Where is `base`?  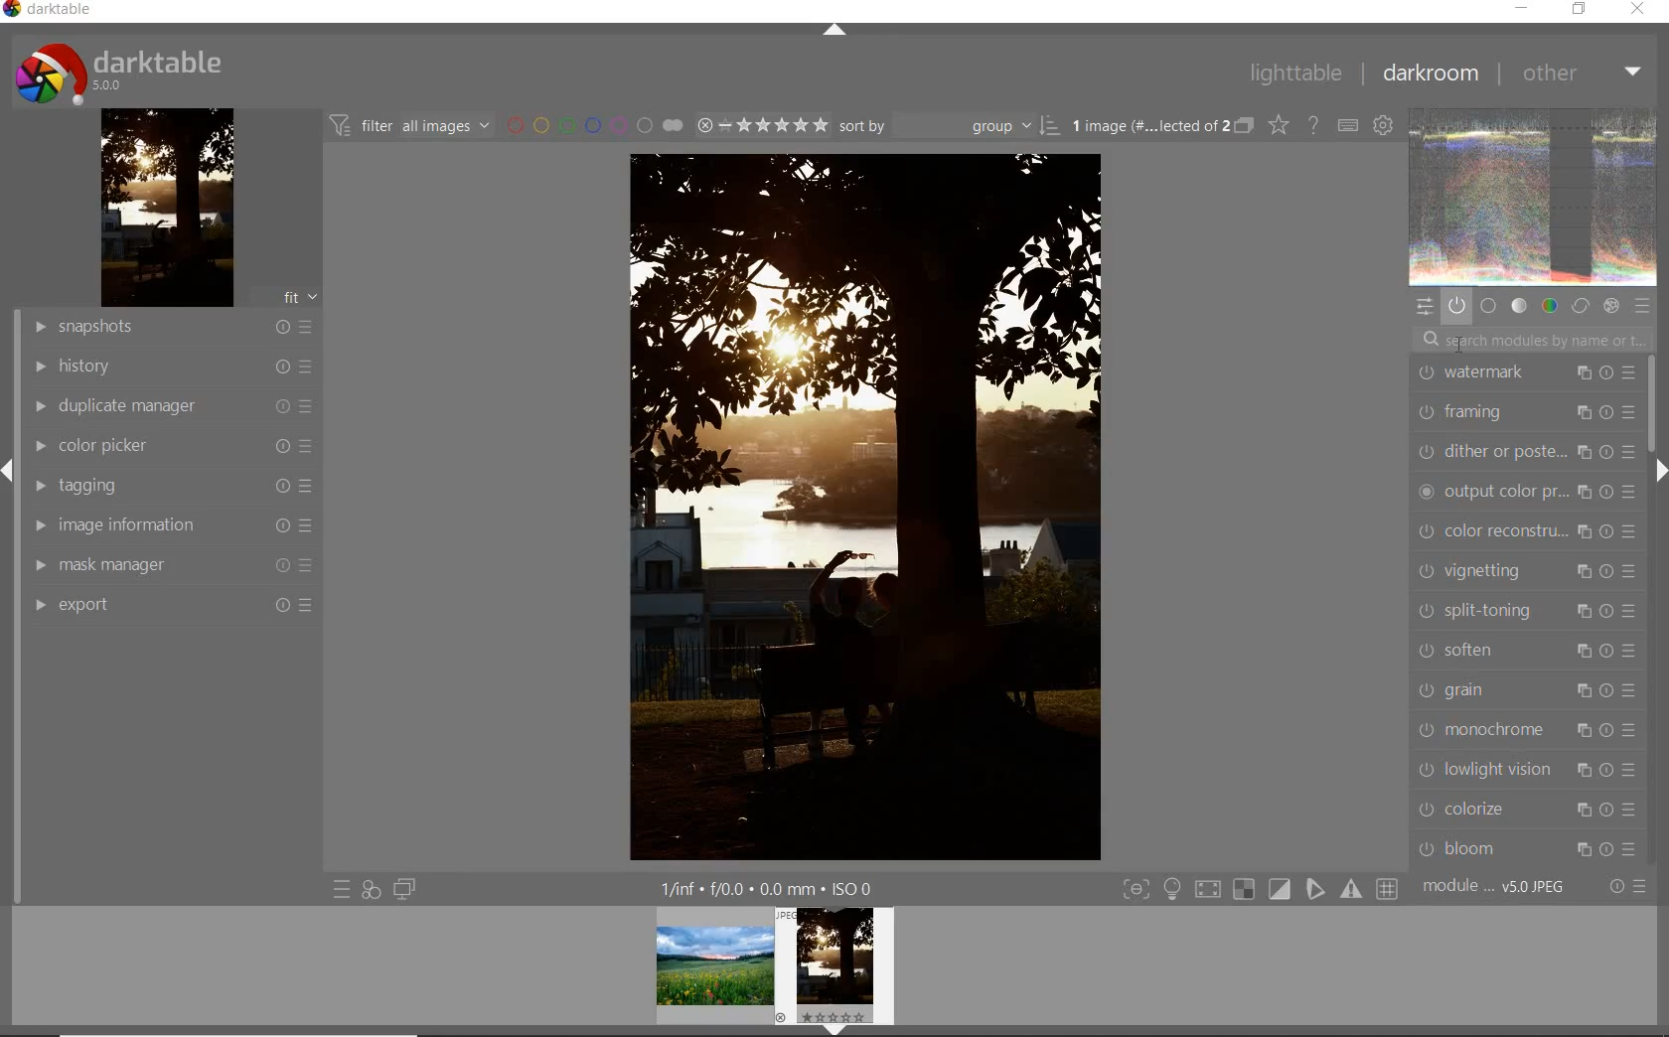 base is located at coordinates (1488, 305).